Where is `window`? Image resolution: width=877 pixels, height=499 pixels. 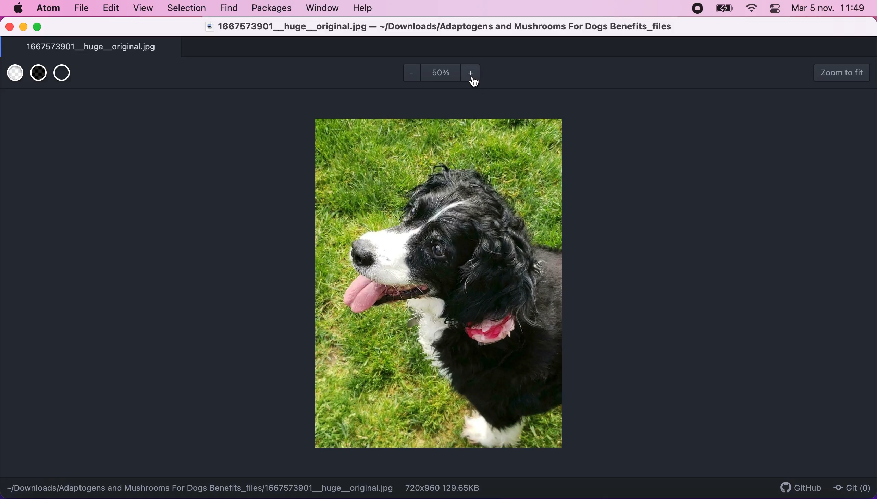 window is located at coordinates (323, 9).